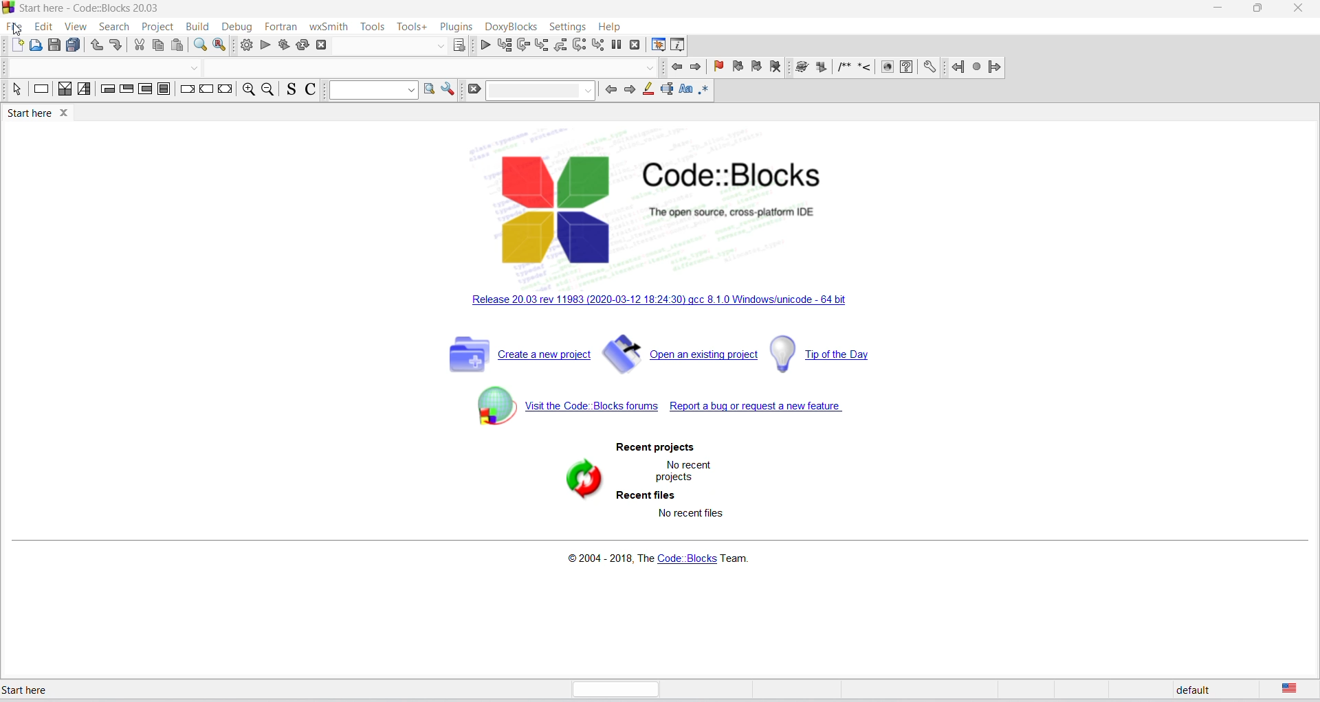 This screenshot has height=702, width=1320. Describe the element at coordinates (178, 47) in the screenshot. I see `paste` at that location.